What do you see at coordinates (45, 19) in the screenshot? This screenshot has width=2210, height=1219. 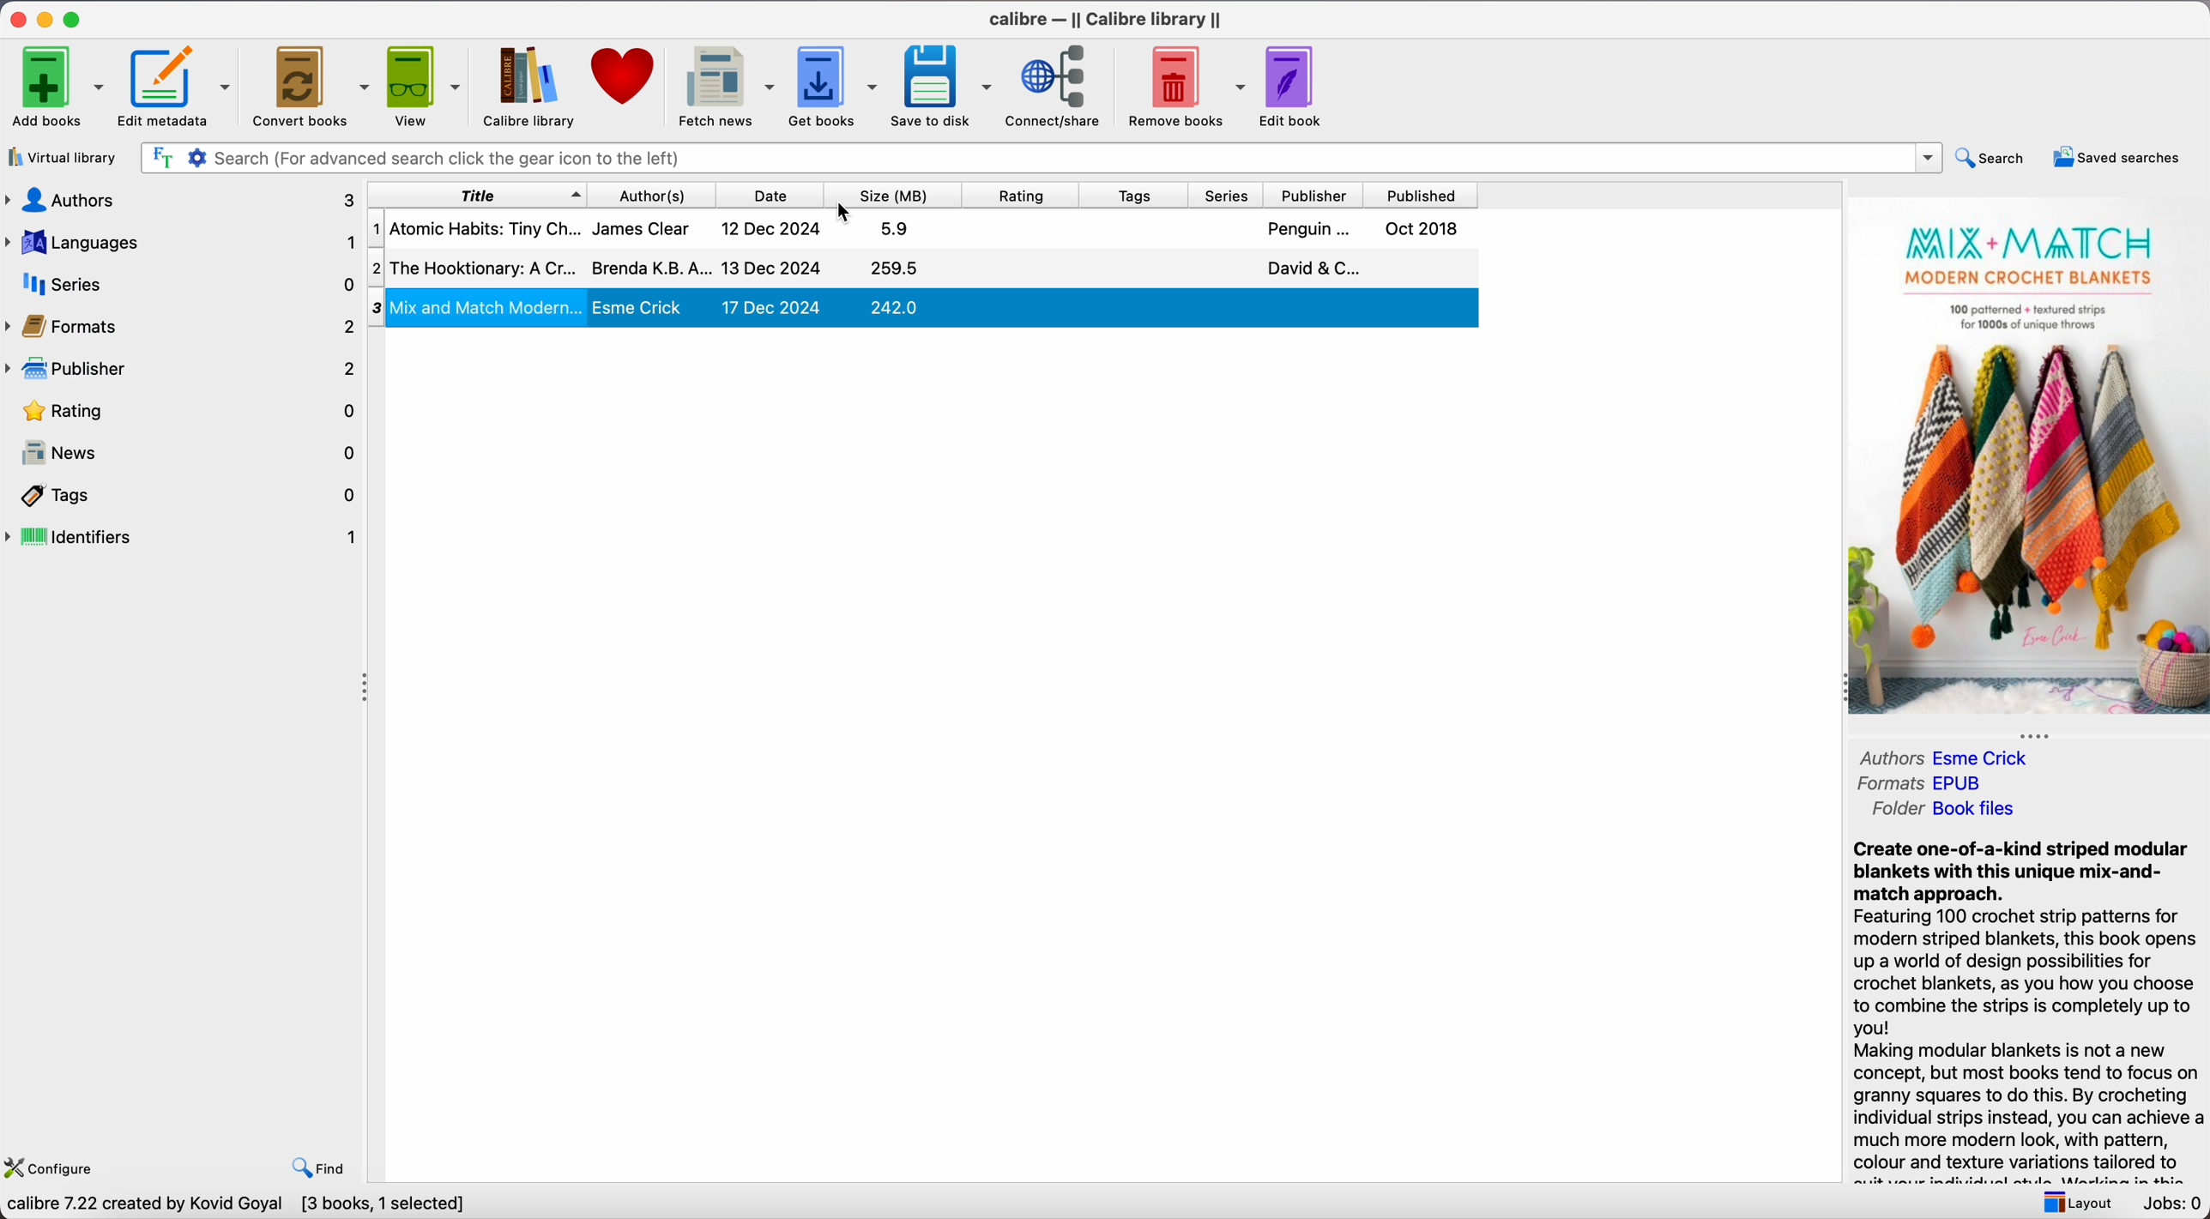 I see `minimize` at bounding box center [45, 19].